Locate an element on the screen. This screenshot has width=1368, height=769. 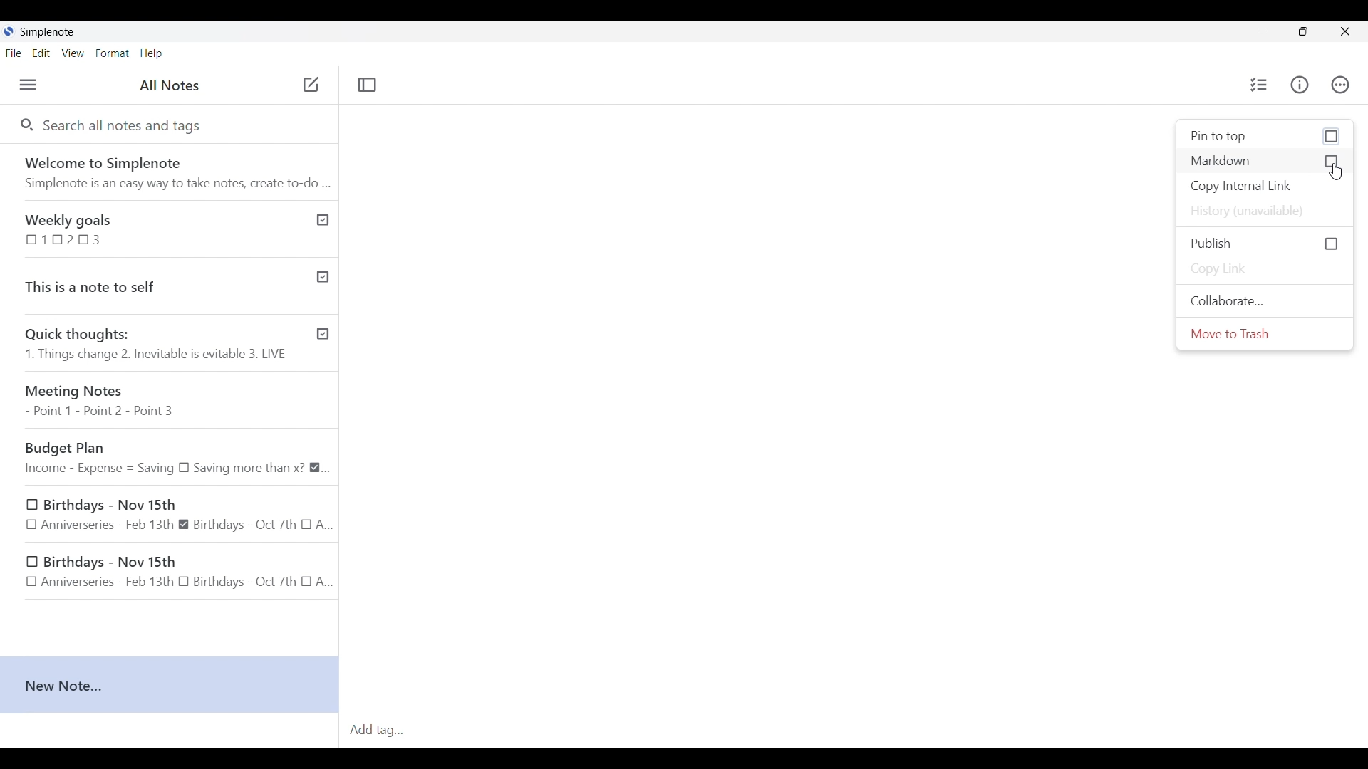
Info is located at coordinates (1300, 85).